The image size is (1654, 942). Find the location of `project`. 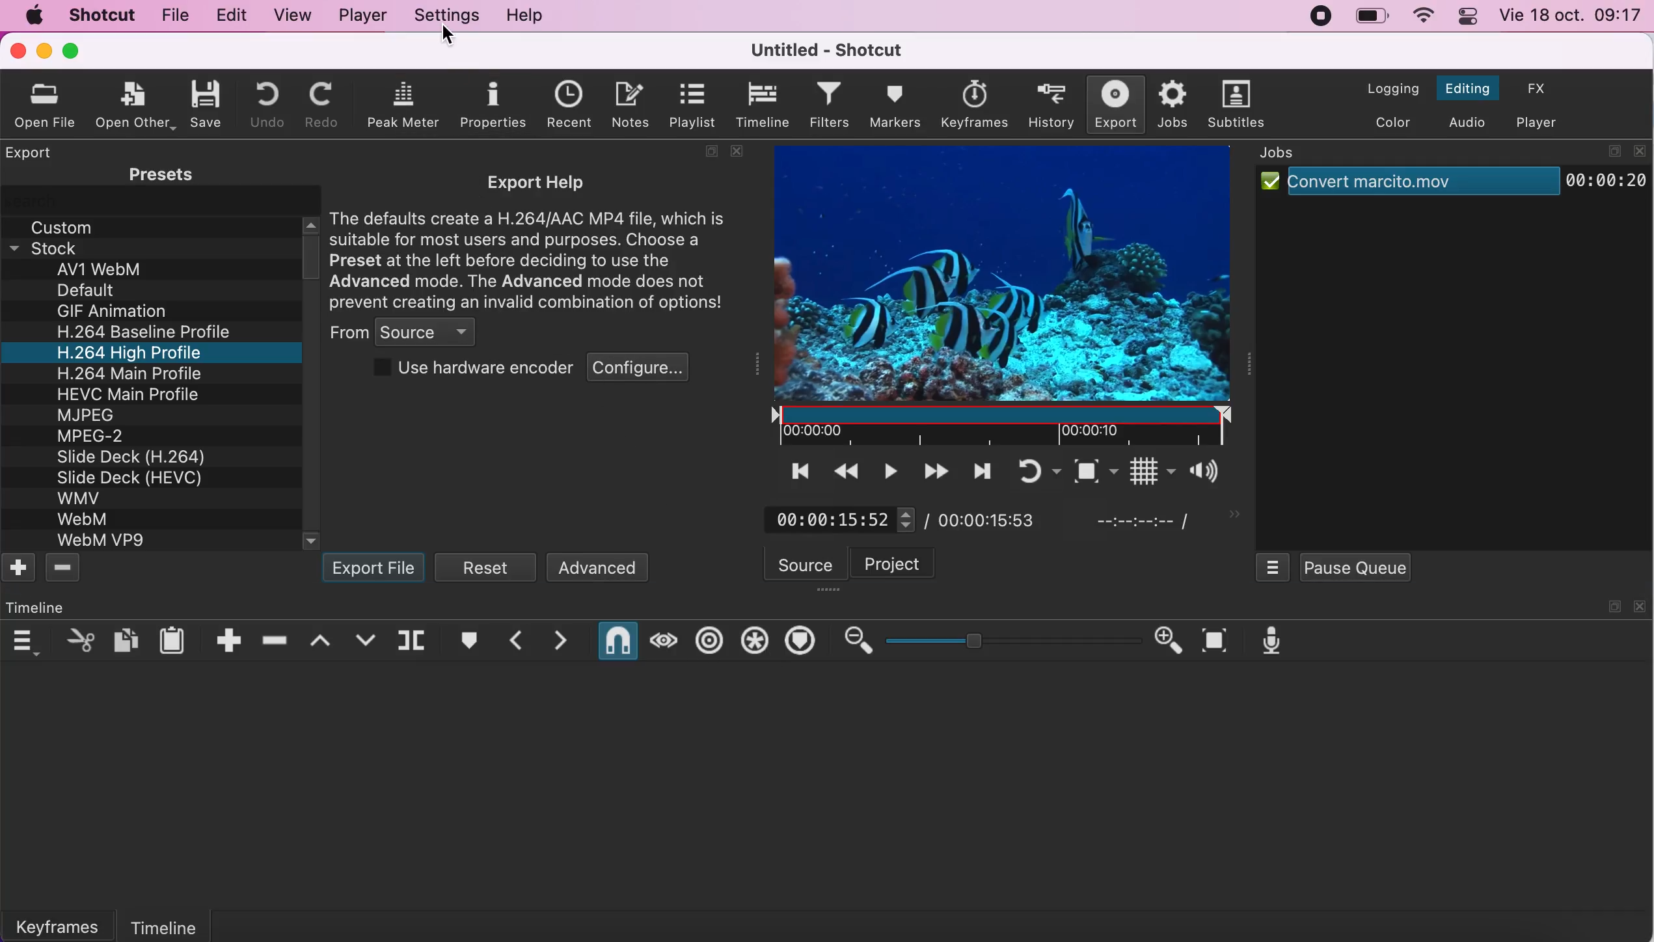

project is located at coordinates (914, 563).